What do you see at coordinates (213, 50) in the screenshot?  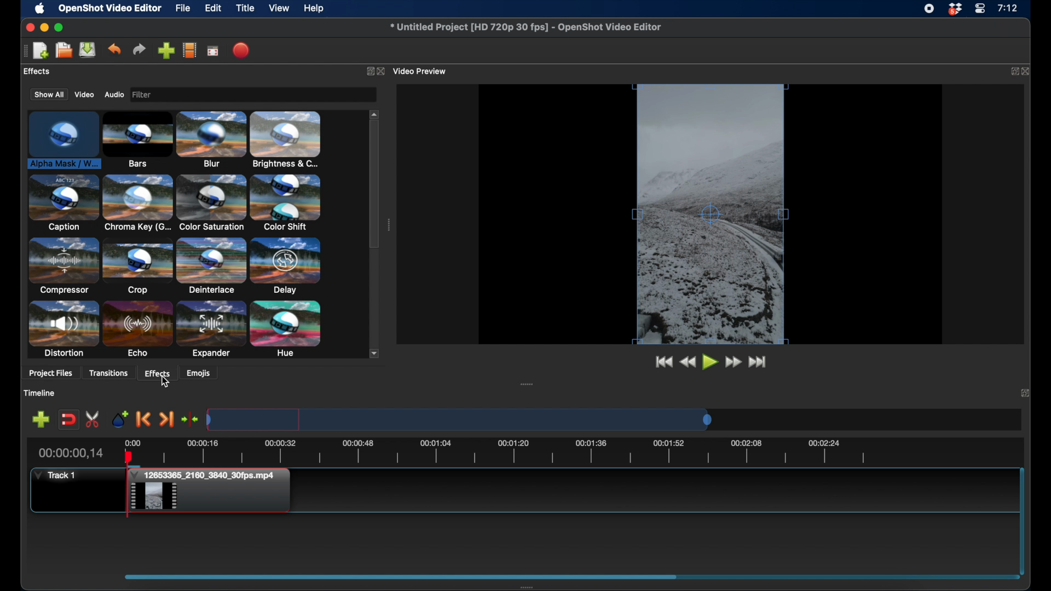 I see `fullscreen` at bounding box center [213, 50].